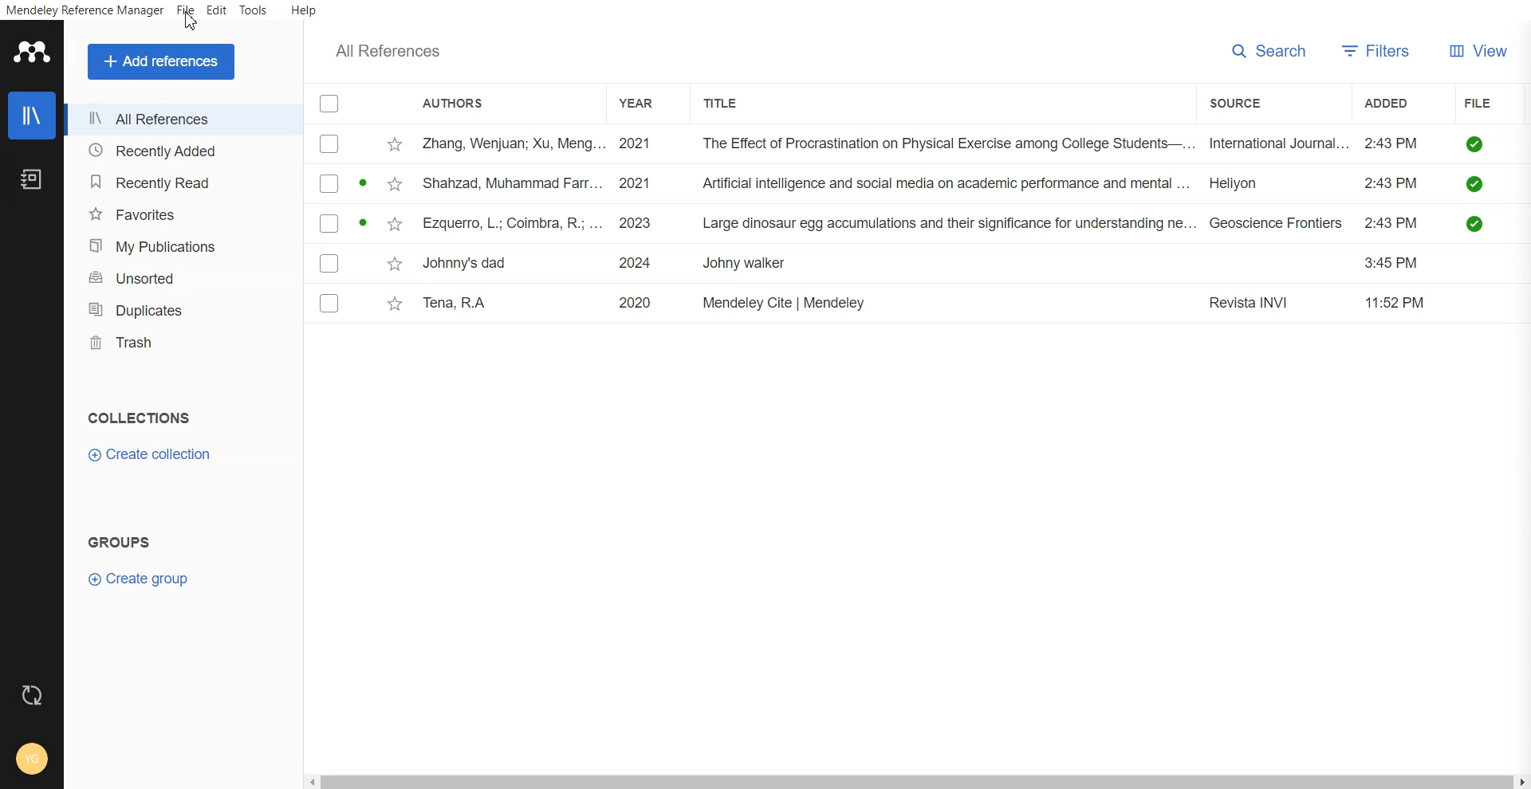 Image resolution: width=1531 pixels, height=789 pixels. Describe the element at coordinates (1397, 302) in the screenshot. I see `11:52 PM` at that location.